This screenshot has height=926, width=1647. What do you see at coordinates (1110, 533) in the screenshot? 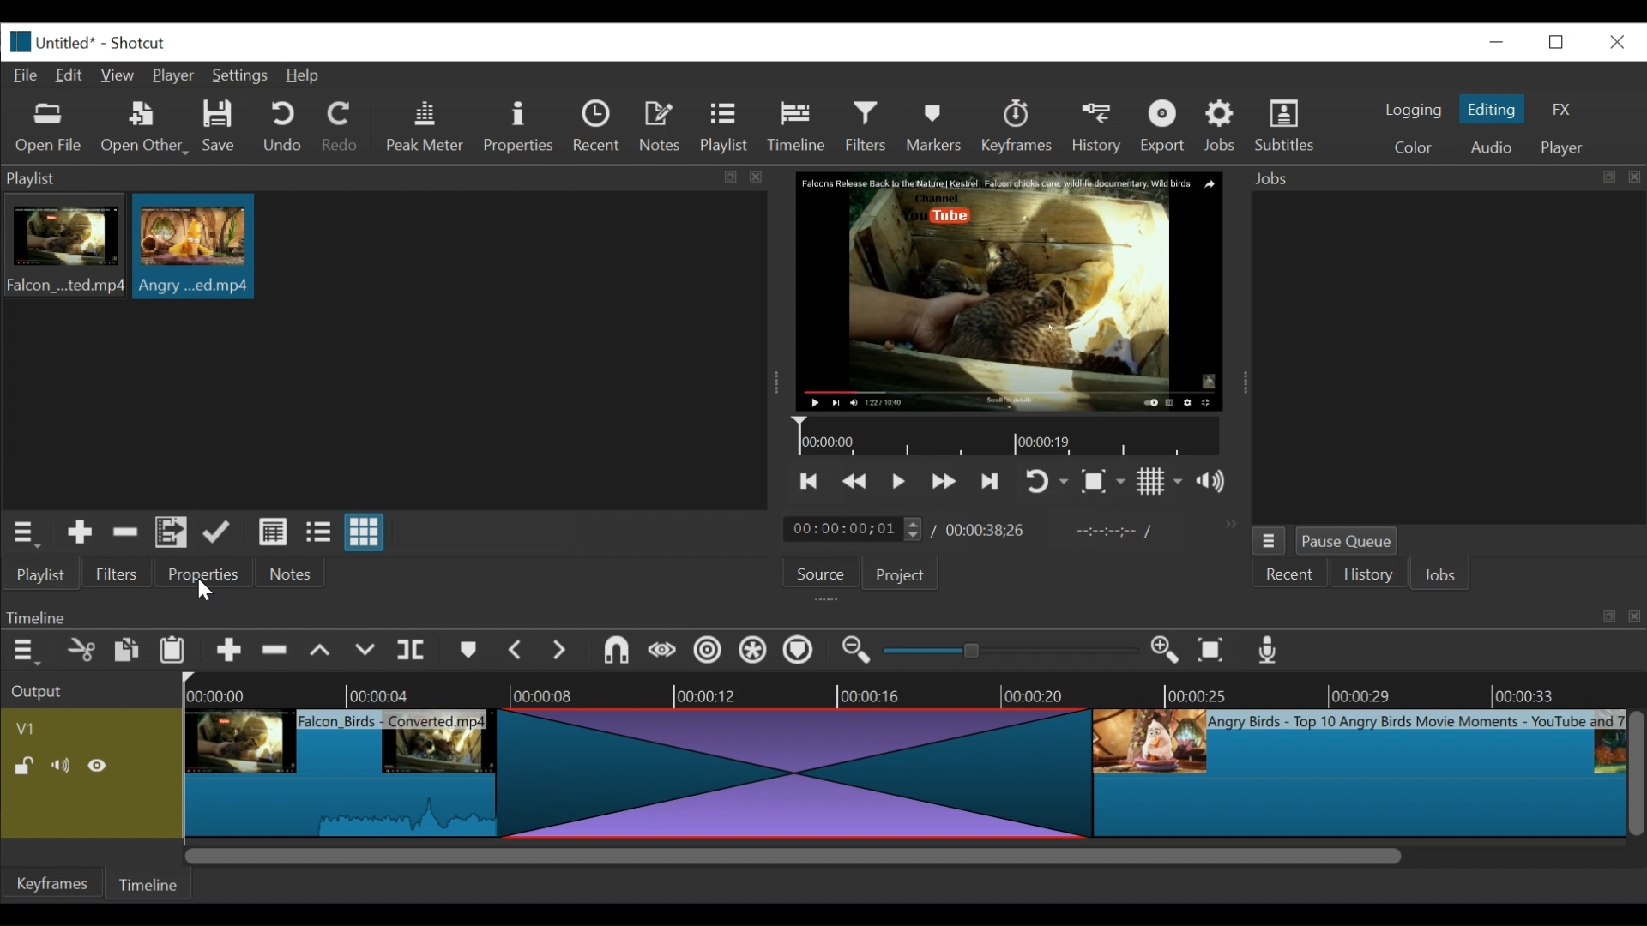
I see `in point` at bounding box center [1110, 533].